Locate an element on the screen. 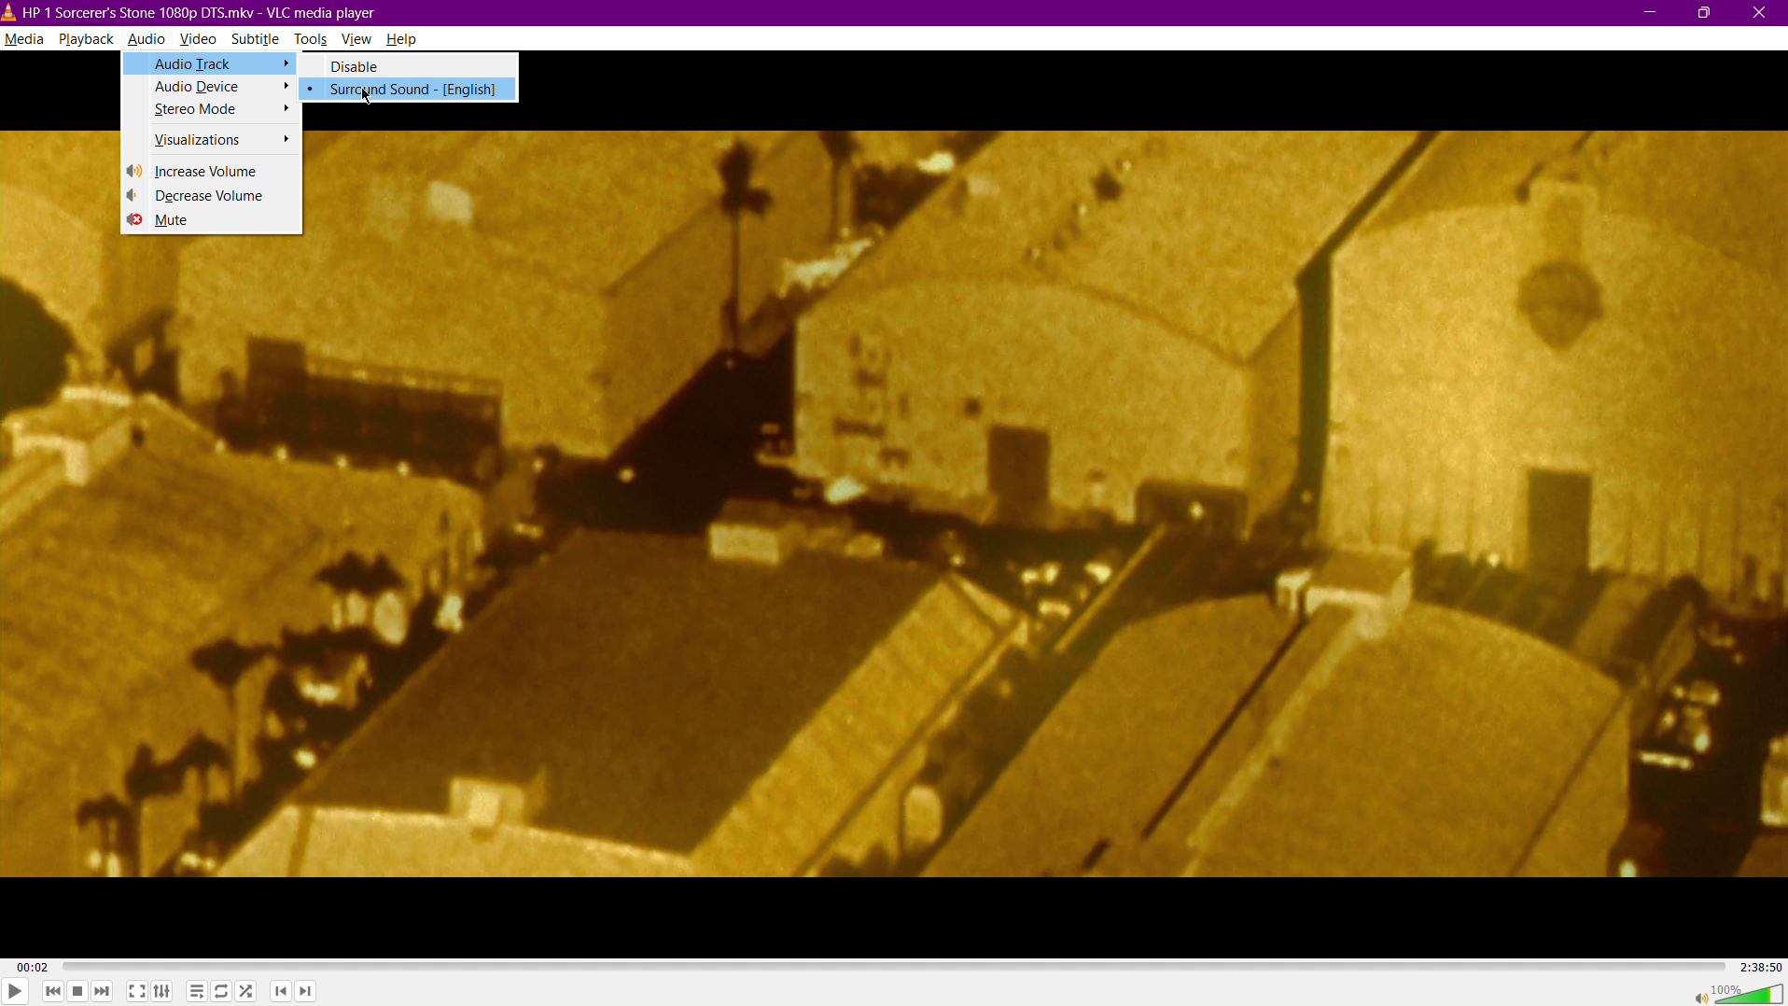 The width and height of the screenshot is (1788, 1006). Video Display is located at coordinates (1052, 505).